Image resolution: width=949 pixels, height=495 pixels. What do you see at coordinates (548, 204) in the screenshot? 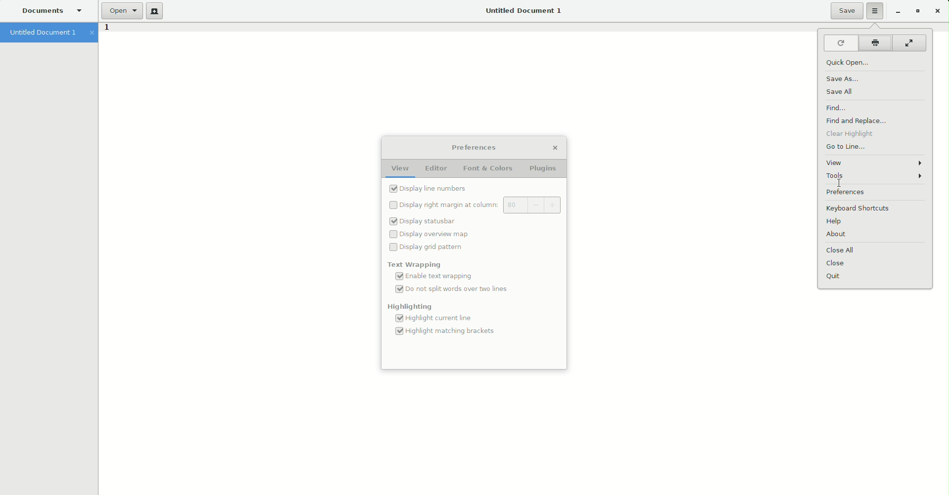
I see `+` at bounding box center [548, 204].